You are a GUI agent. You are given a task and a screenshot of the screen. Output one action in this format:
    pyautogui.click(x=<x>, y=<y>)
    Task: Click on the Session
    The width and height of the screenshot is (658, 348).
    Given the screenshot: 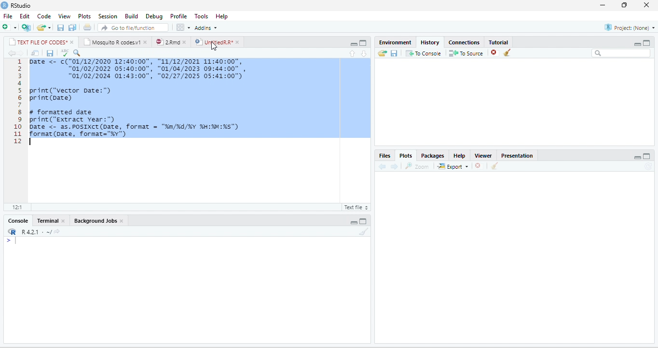 What is the action you would take?
    pyautogui.click(x=108, y=16)
    